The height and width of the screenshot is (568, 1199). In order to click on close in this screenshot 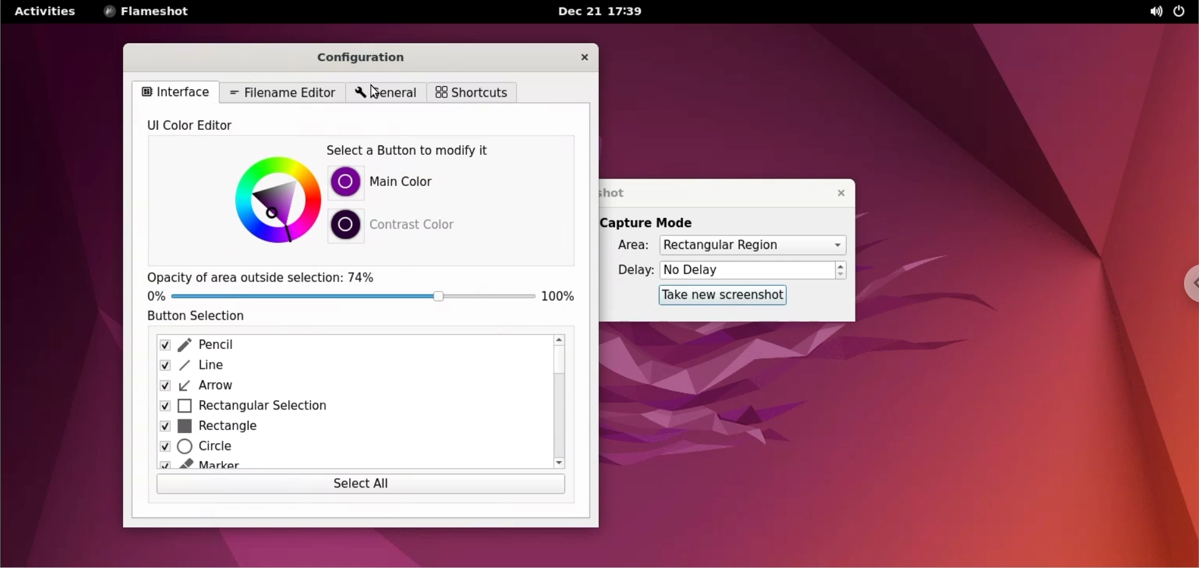, I will do `click(585, 57)`.